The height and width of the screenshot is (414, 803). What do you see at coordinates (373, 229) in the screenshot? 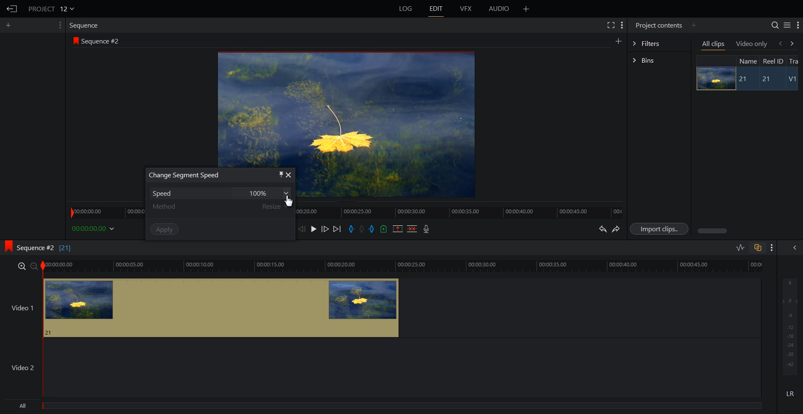
I see `Add an out Mark in current position` at bounding box center [373, 229].